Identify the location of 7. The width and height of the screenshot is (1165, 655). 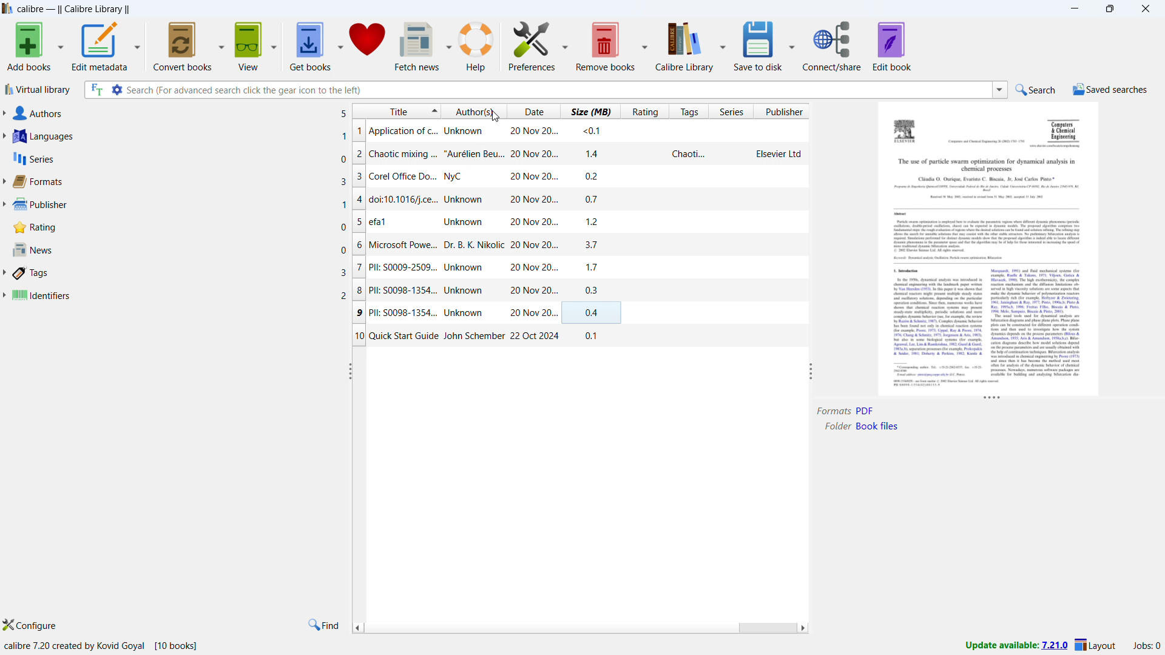
(359, 269).